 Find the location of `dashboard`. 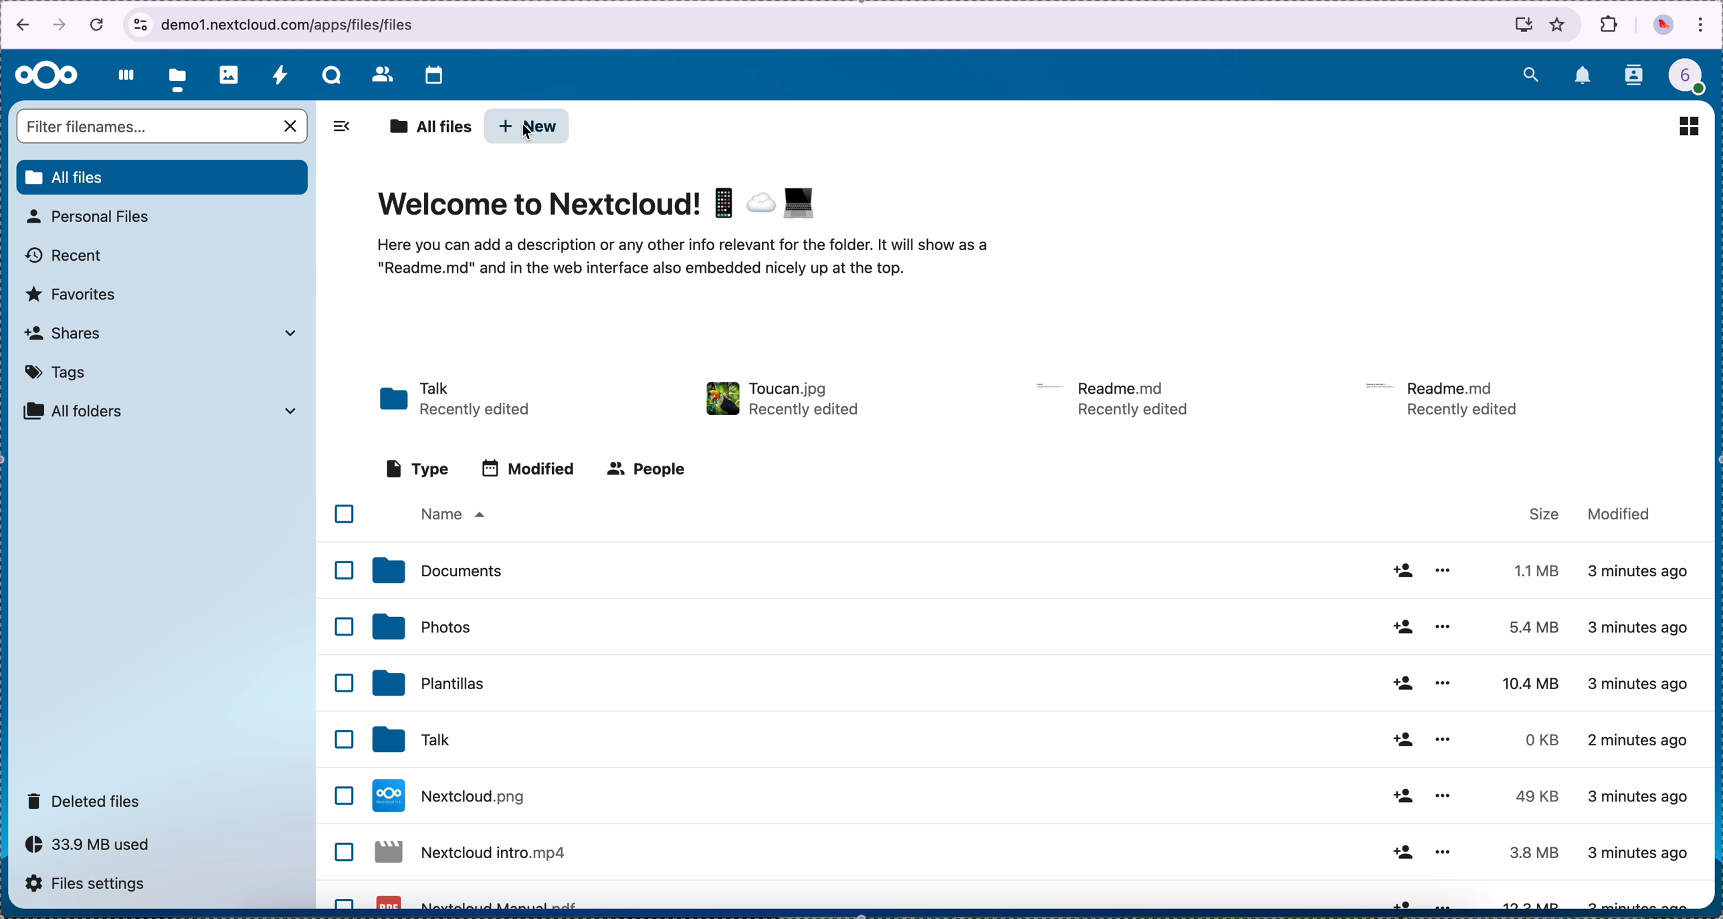

dashboard is located at coordinates (122, 75).